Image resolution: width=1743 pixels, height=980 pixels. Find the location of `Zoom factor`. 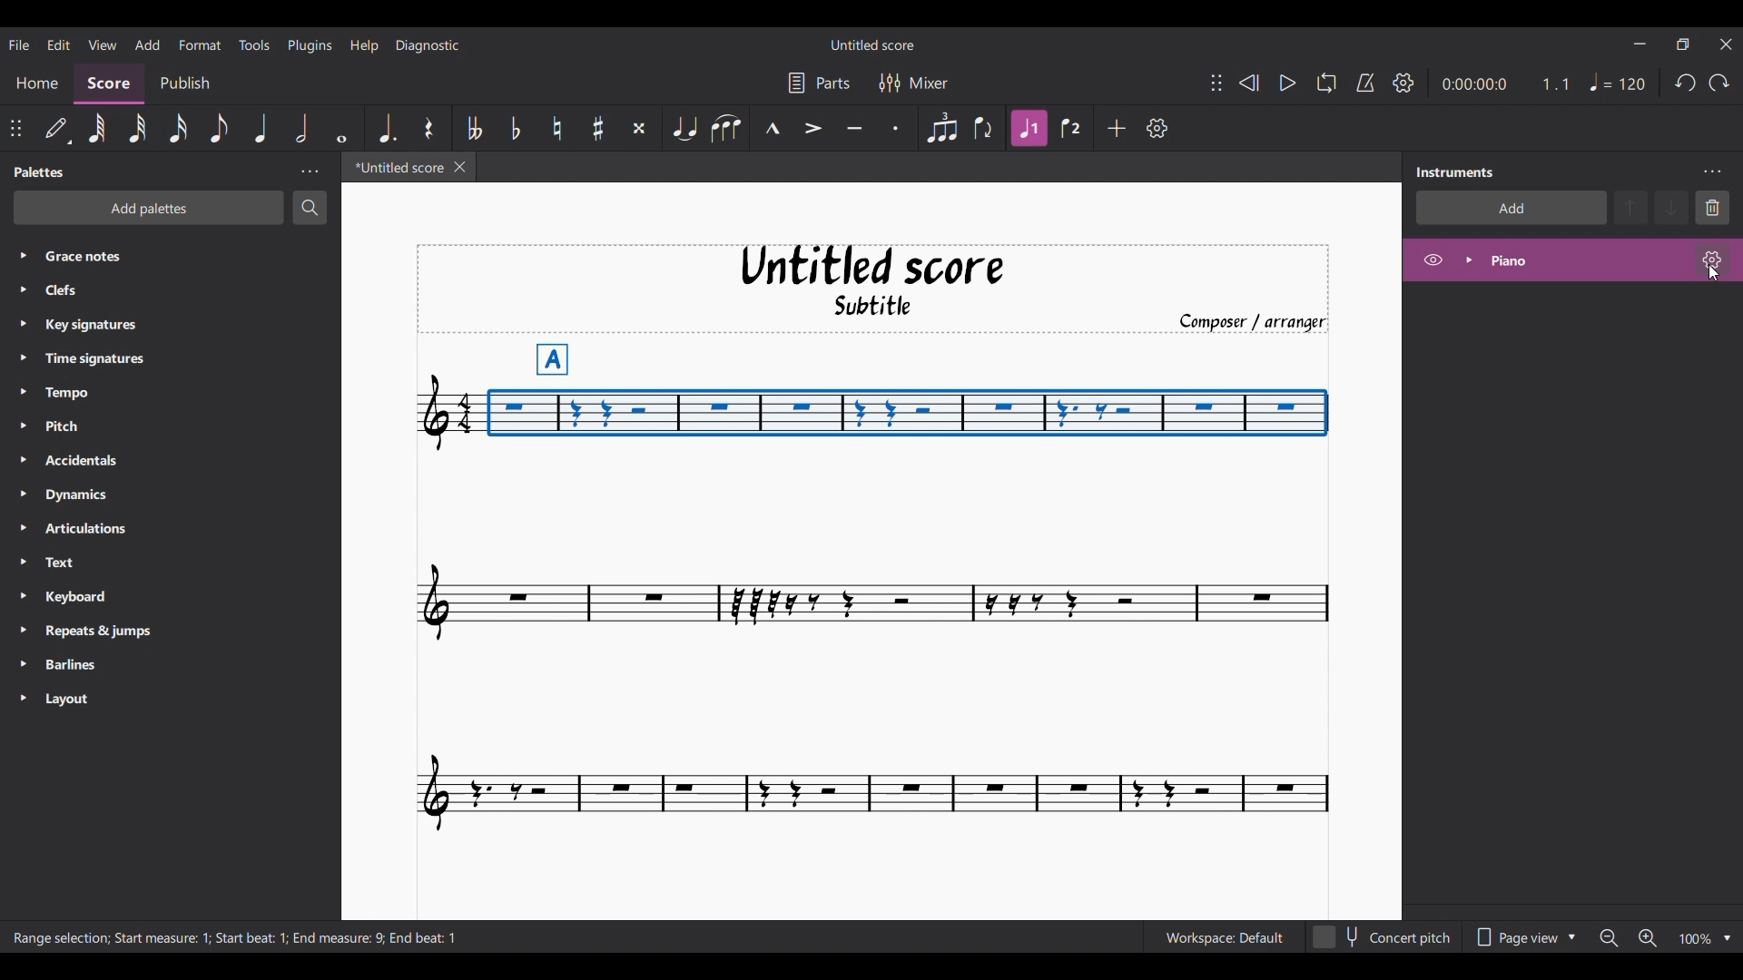

Zoom factor is located at coordinates (1696, 939).